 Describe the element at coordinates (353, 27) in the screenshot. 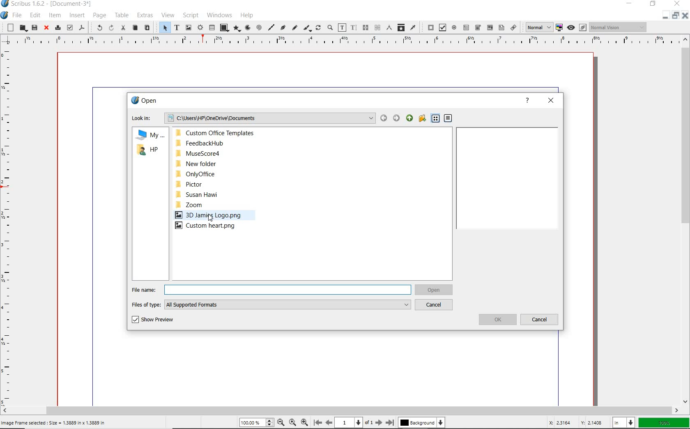

I see `edit text with story editor` at that location.